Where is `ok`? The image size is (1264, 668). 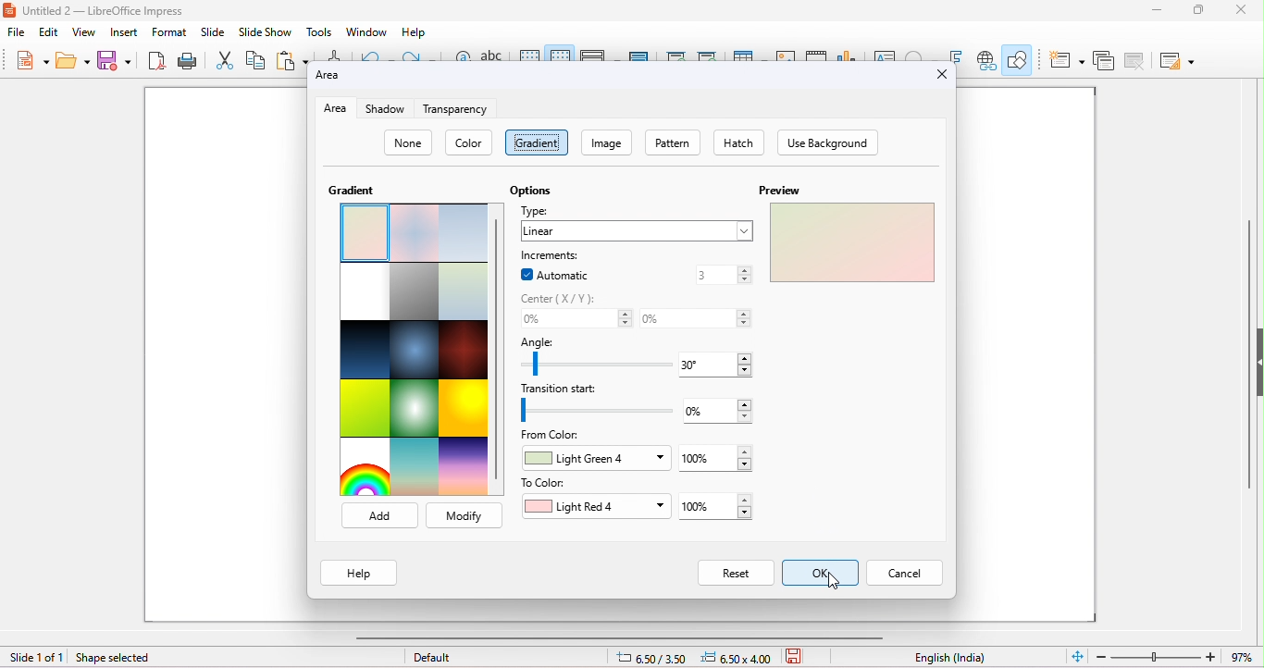
ok is located at coordinates (822, 573).